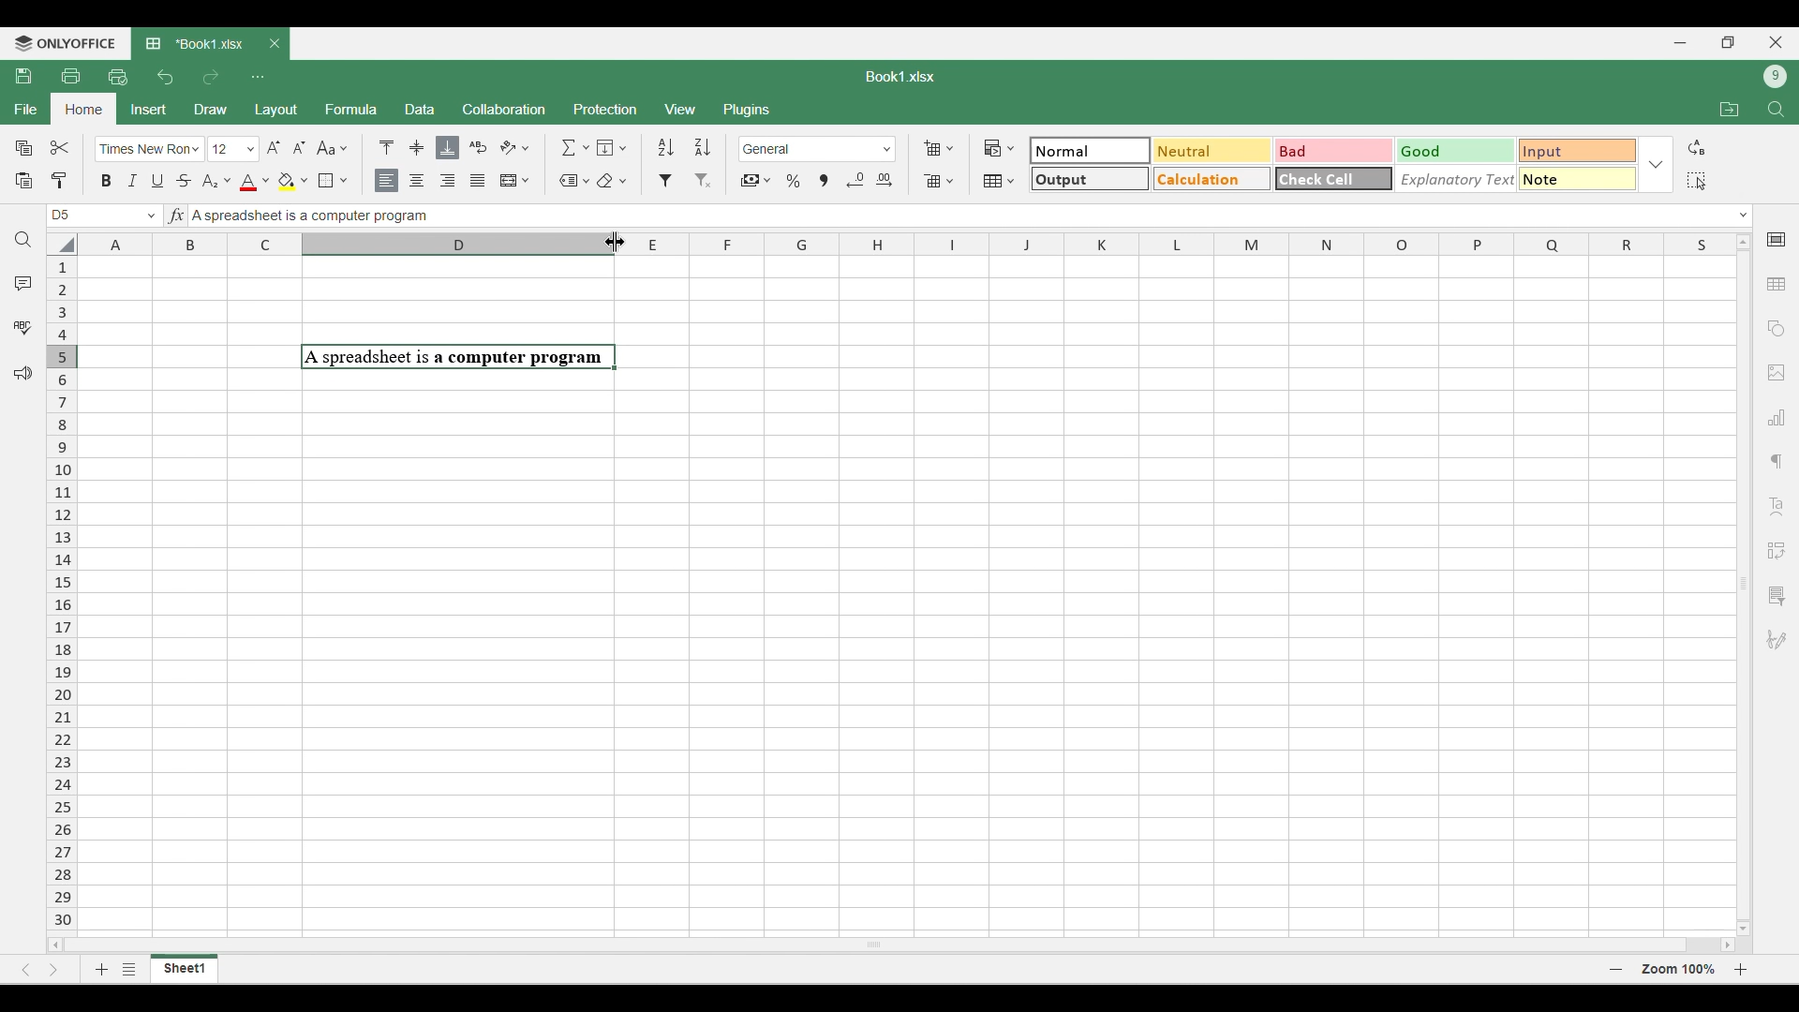  What do you see at coordinates (515, 147) in the screenshot?
I see `Orientation options` at bounding box center [515, 147].